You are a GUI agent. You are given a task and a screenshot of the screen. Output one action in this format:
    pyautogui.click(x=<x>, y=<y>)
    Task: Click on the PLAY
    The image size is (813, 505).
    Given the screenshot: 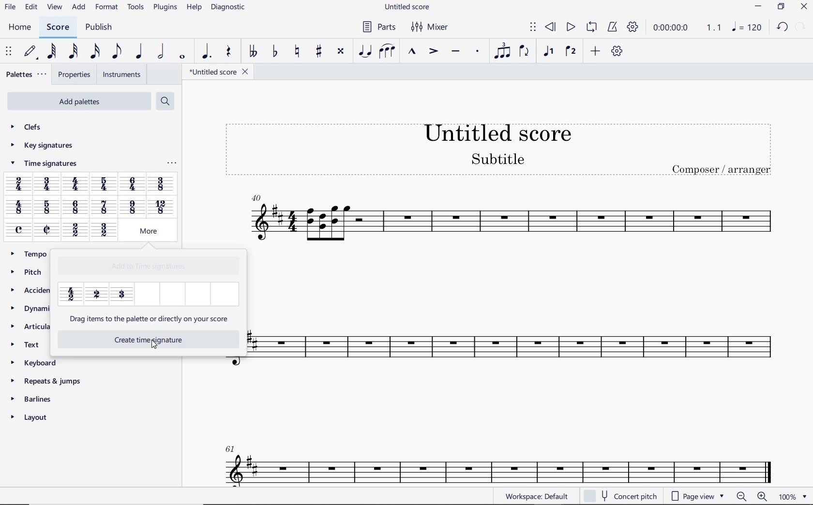 What is the action you would take?
    pyautogui.click(x=570, y=26)
    